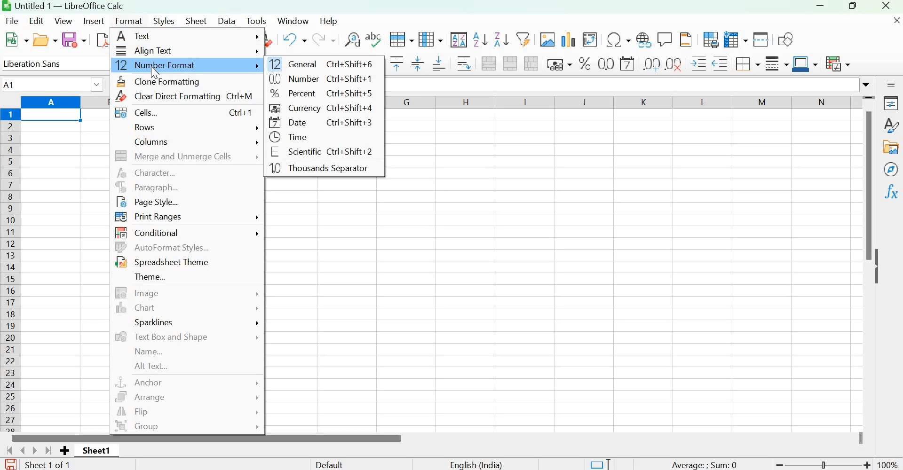  What do you see at coordinates (151, 366) in the screenshot?
I see `Alt Text` at bounding box center [151, 366].